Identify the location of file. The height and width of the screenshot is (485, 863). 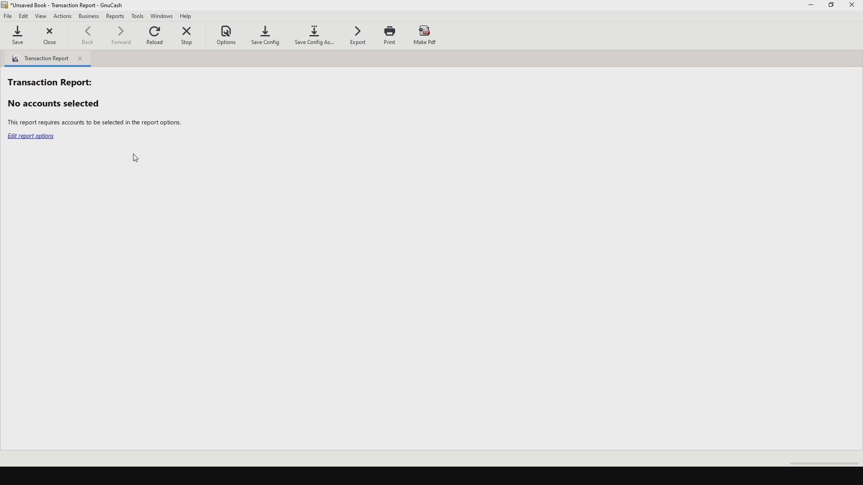
(9, 18).